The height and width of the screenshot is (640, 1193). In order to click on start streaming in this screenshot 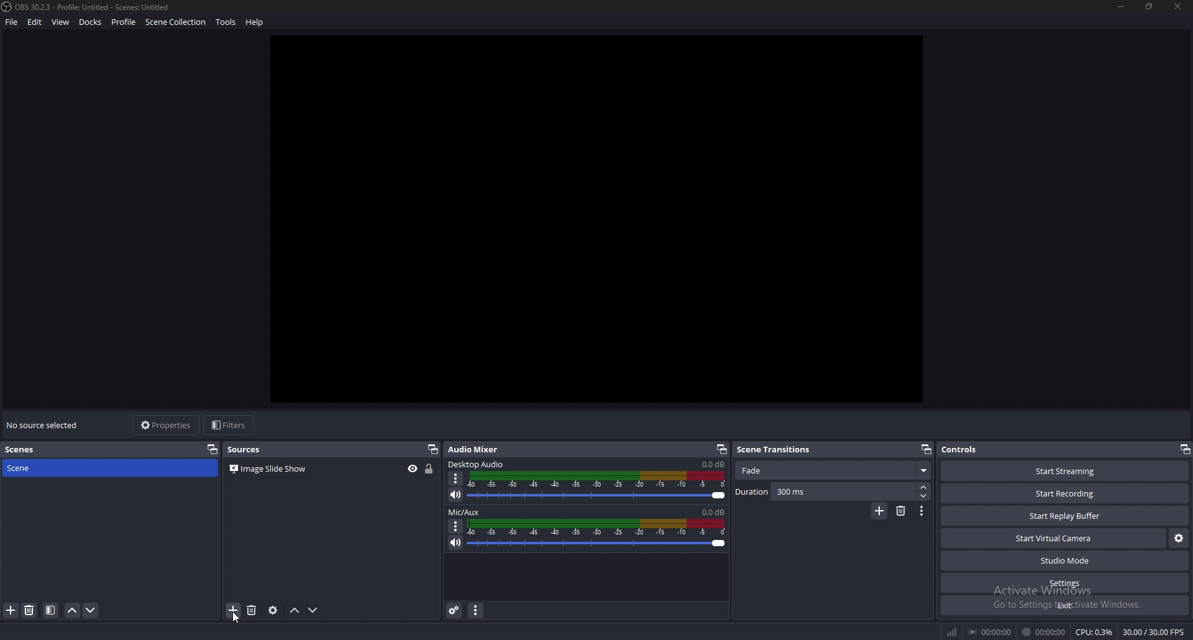, I will do `click(1065, 472)`.